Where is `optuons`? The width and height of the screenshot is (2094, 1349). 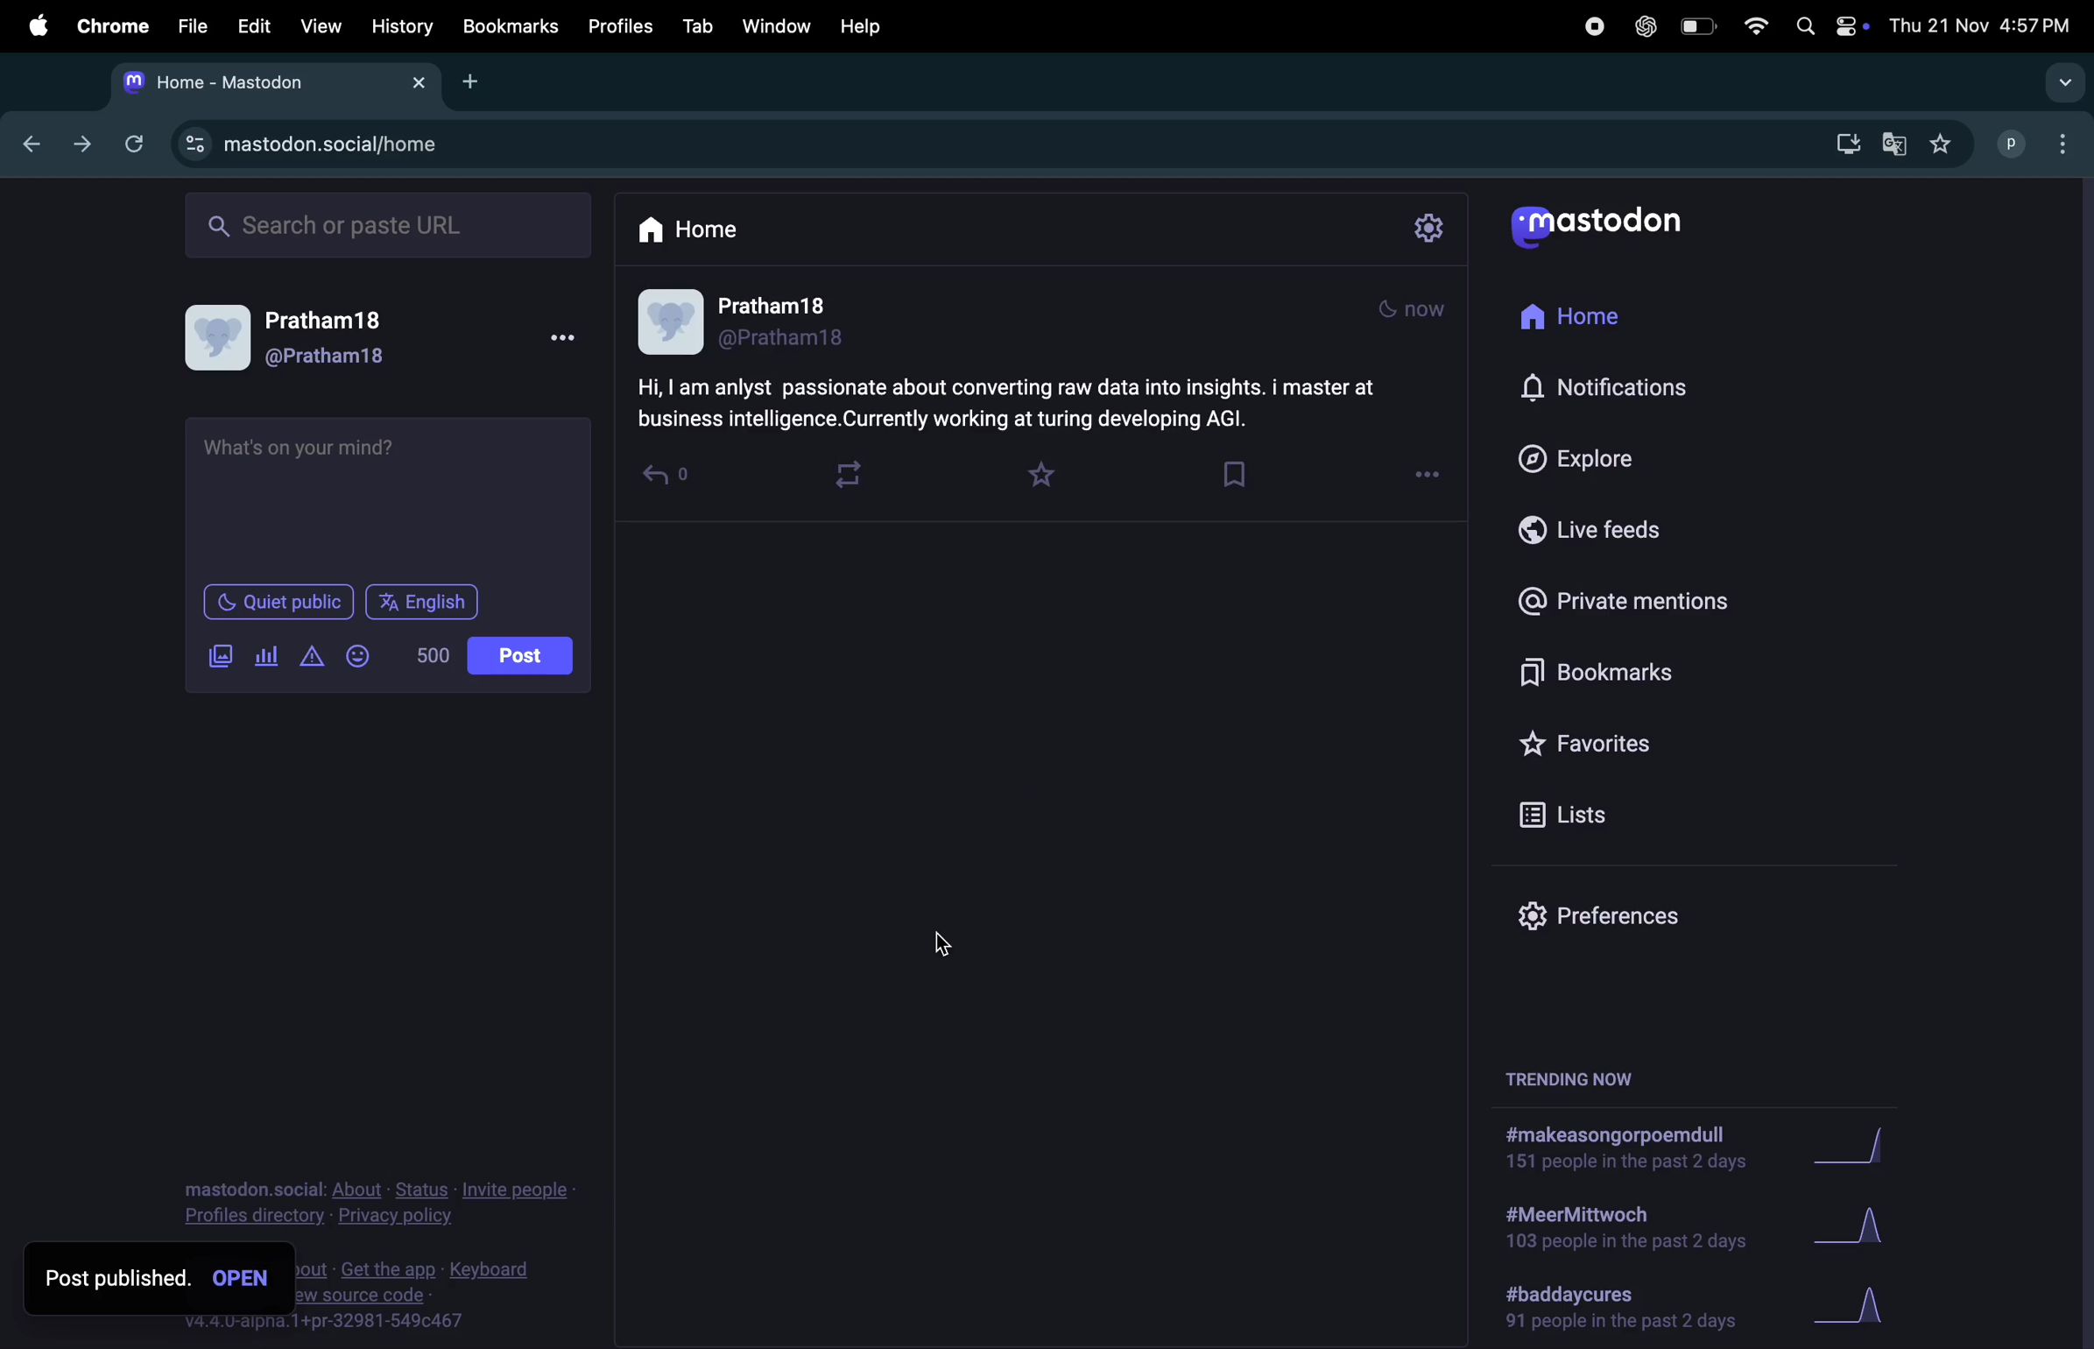 optuons is located at coordinates (2066, 142).